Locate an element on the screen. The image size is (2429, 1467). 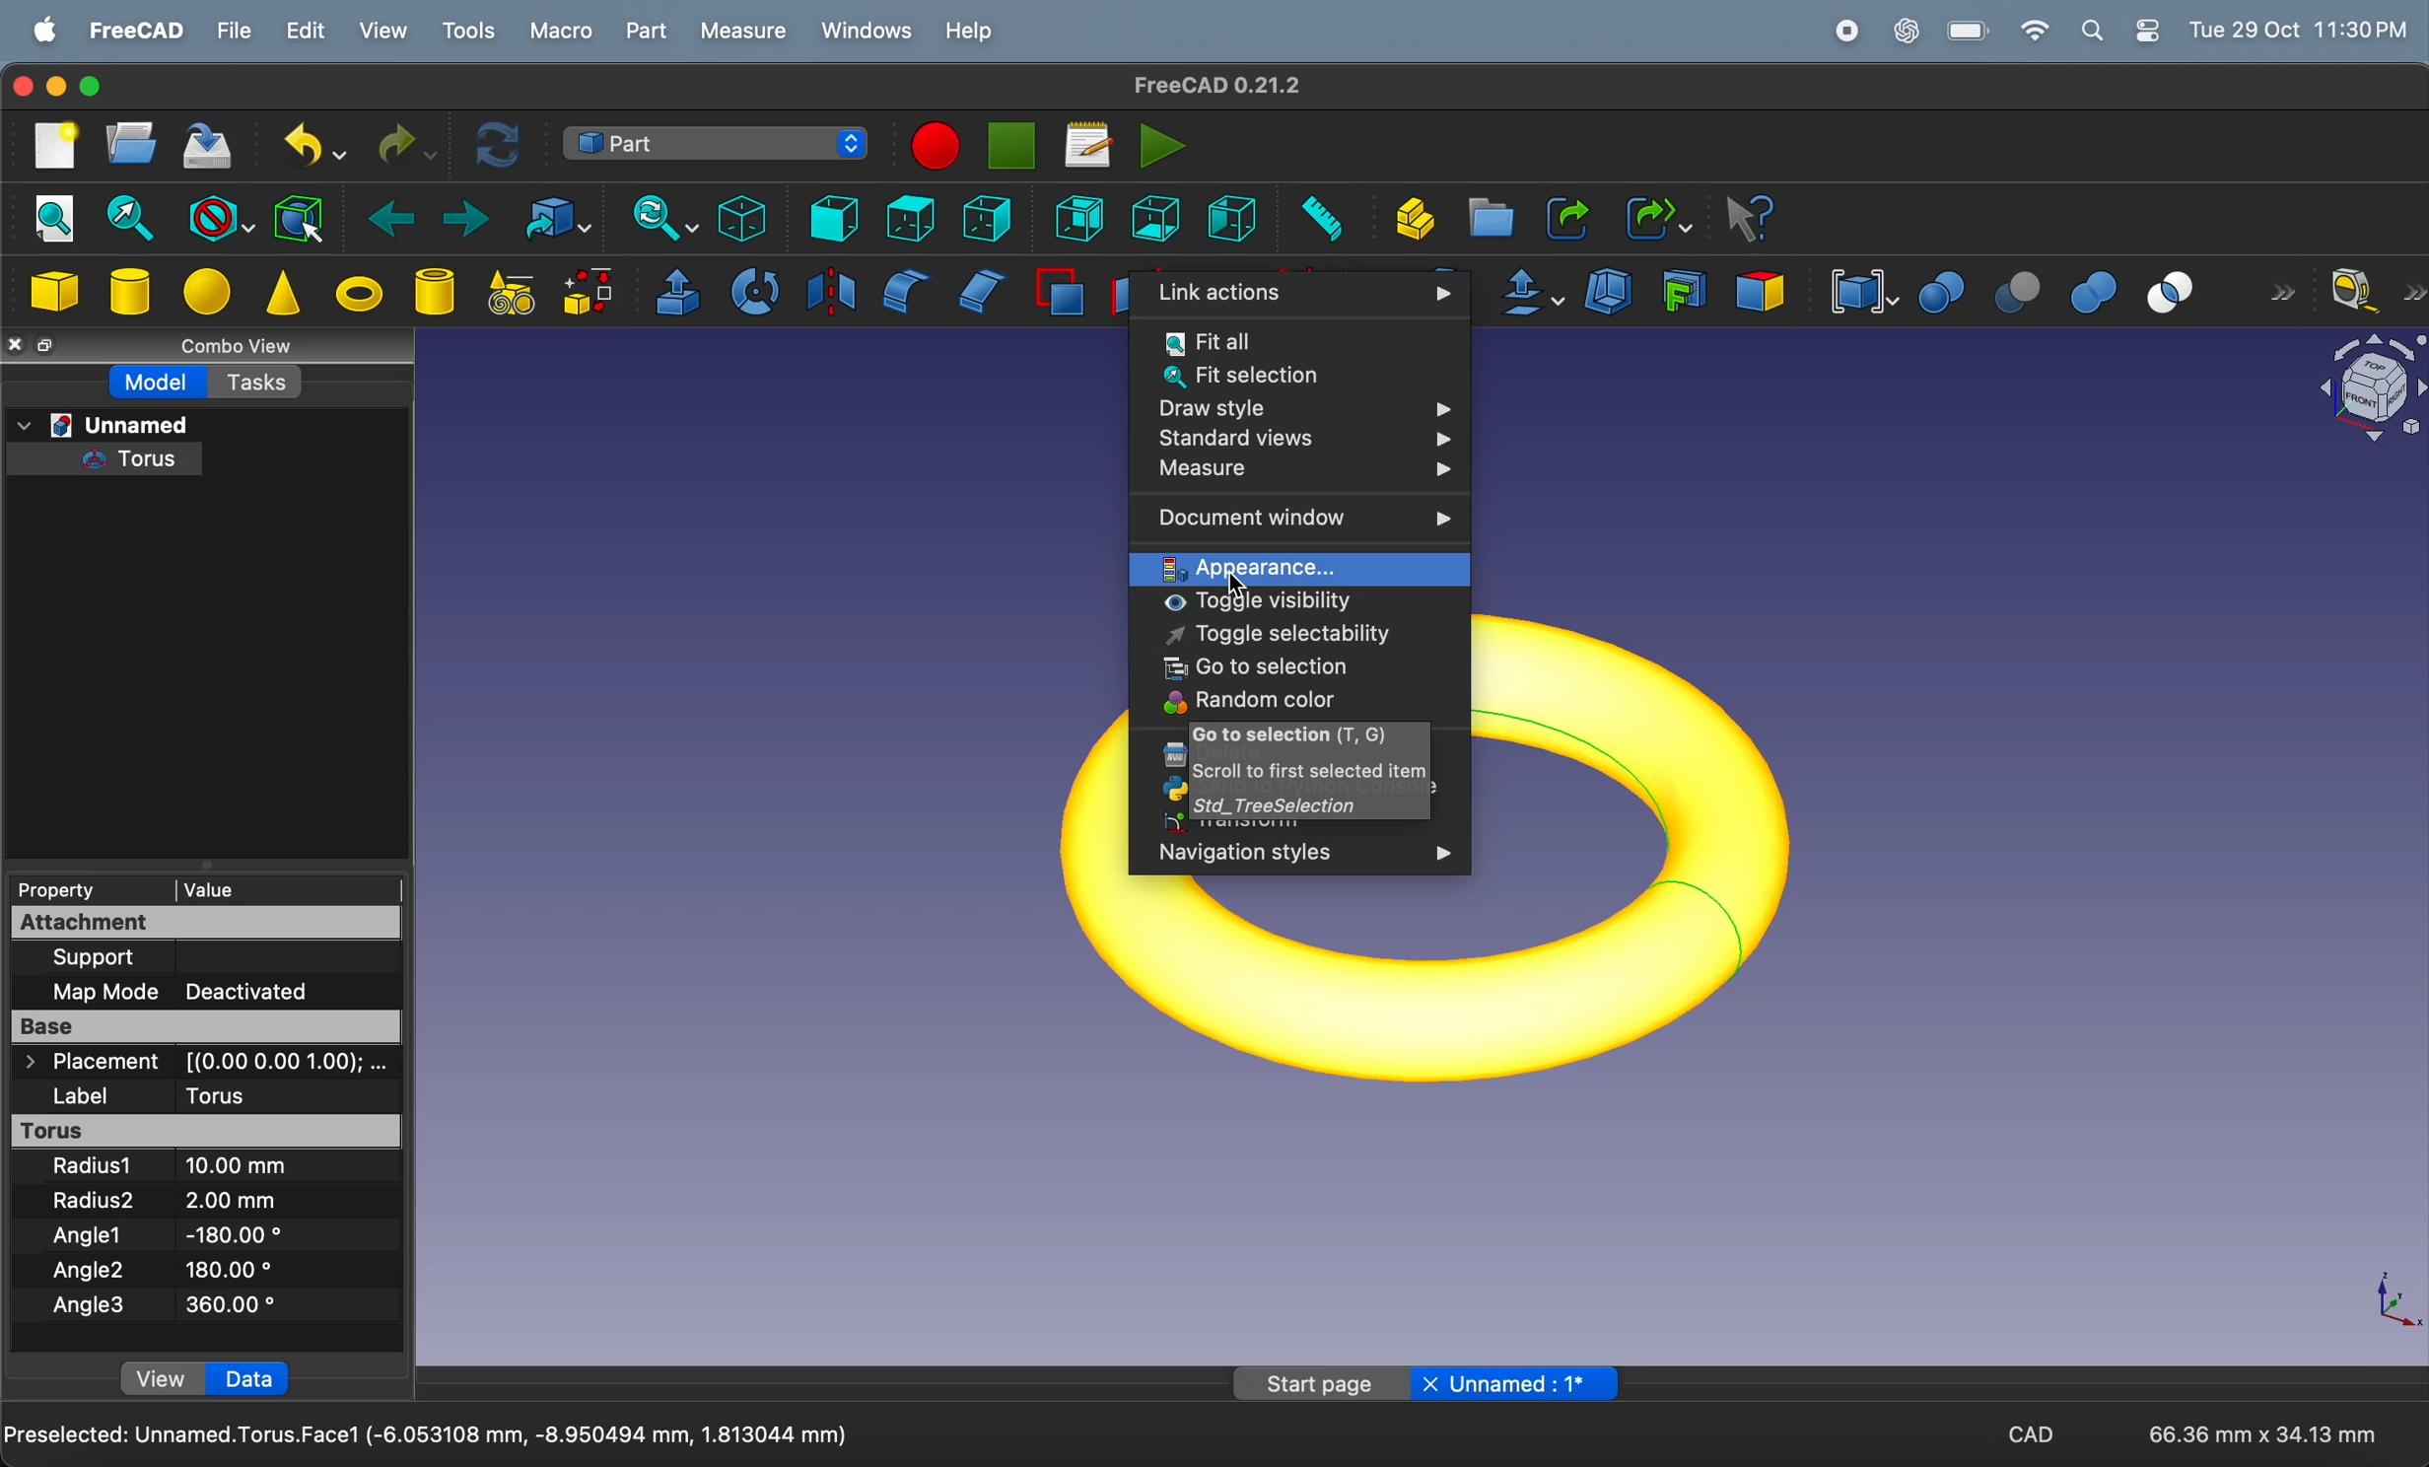
switch between work benches is located at coordinates (717, 144).